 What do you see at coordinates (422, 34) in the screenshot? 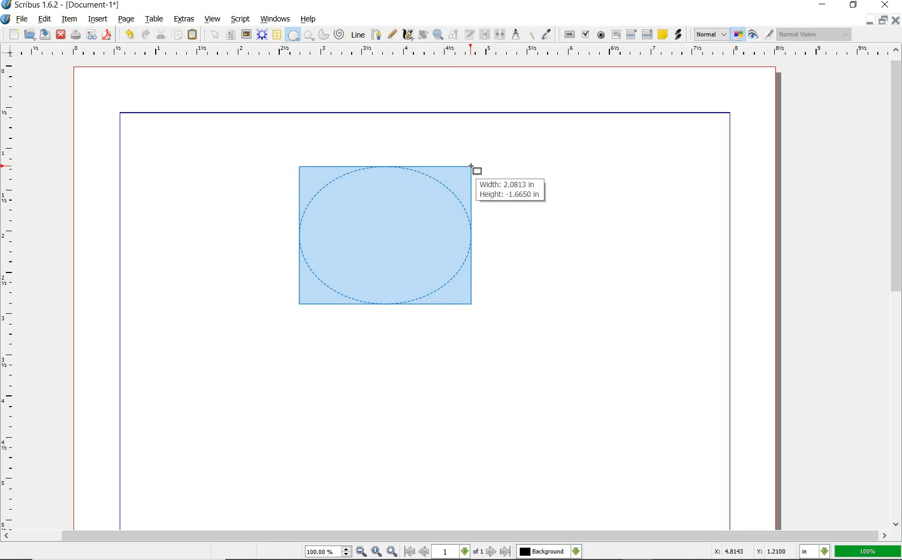
I see `ROTATE ITEM` at bounding box center [422, 34].